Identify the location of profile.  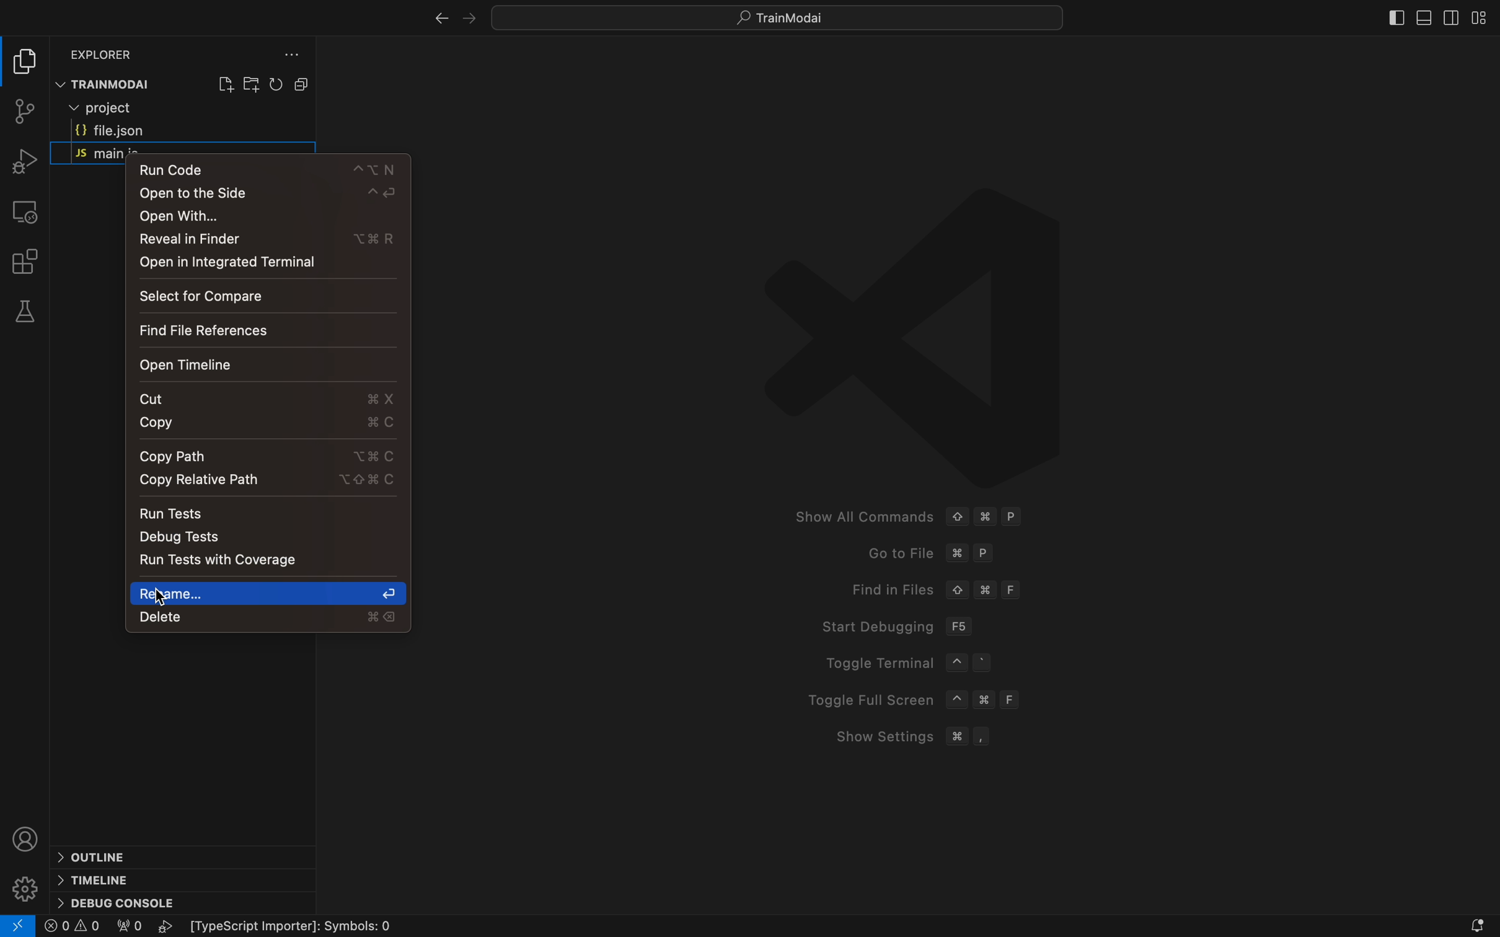
(26, 838).